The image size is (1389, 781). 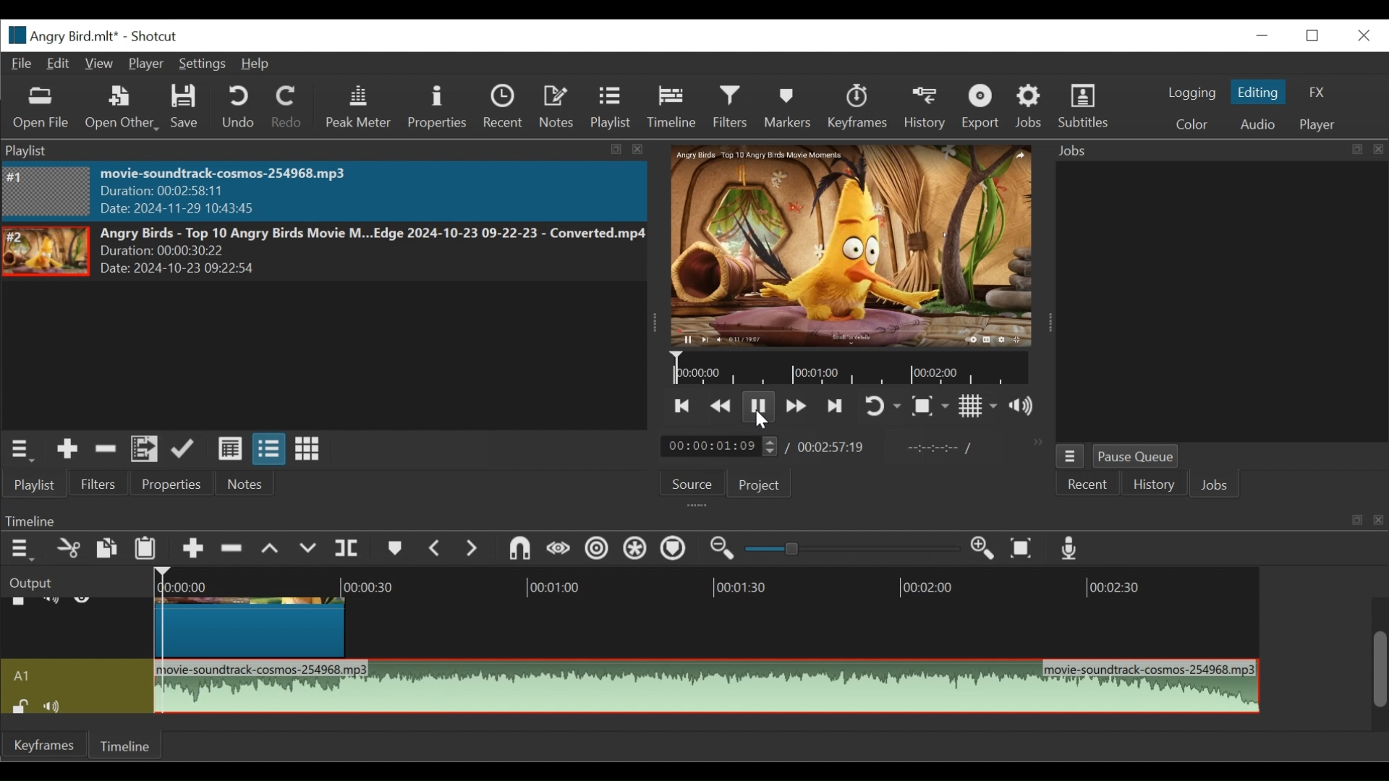 I want to click on Skip to the next point, so click(x=684, y=406).